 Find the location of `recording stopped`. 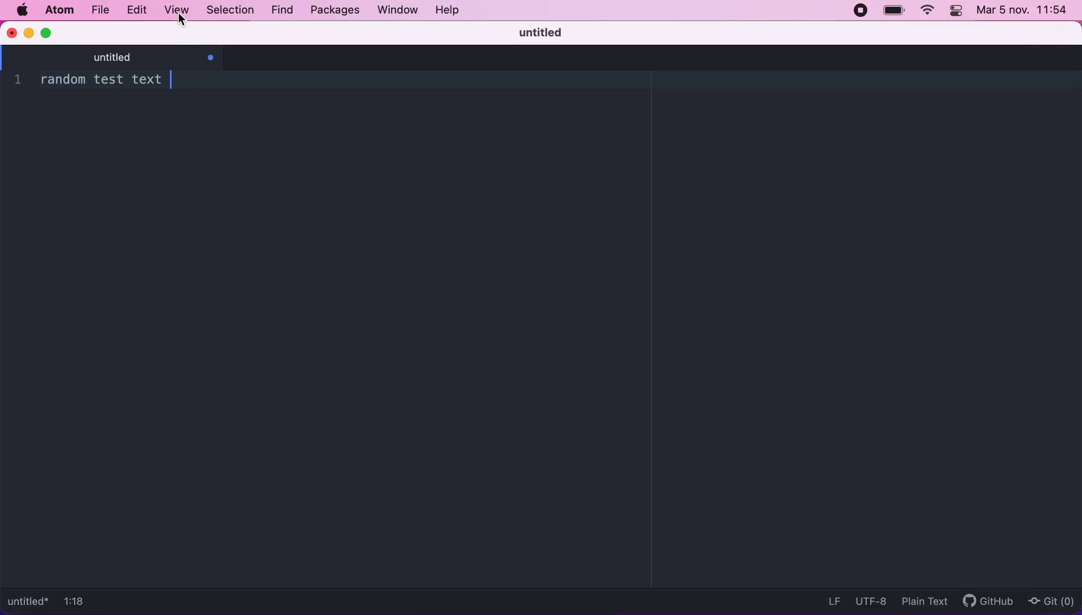

recording stopped is located at coordinates (863, 13).